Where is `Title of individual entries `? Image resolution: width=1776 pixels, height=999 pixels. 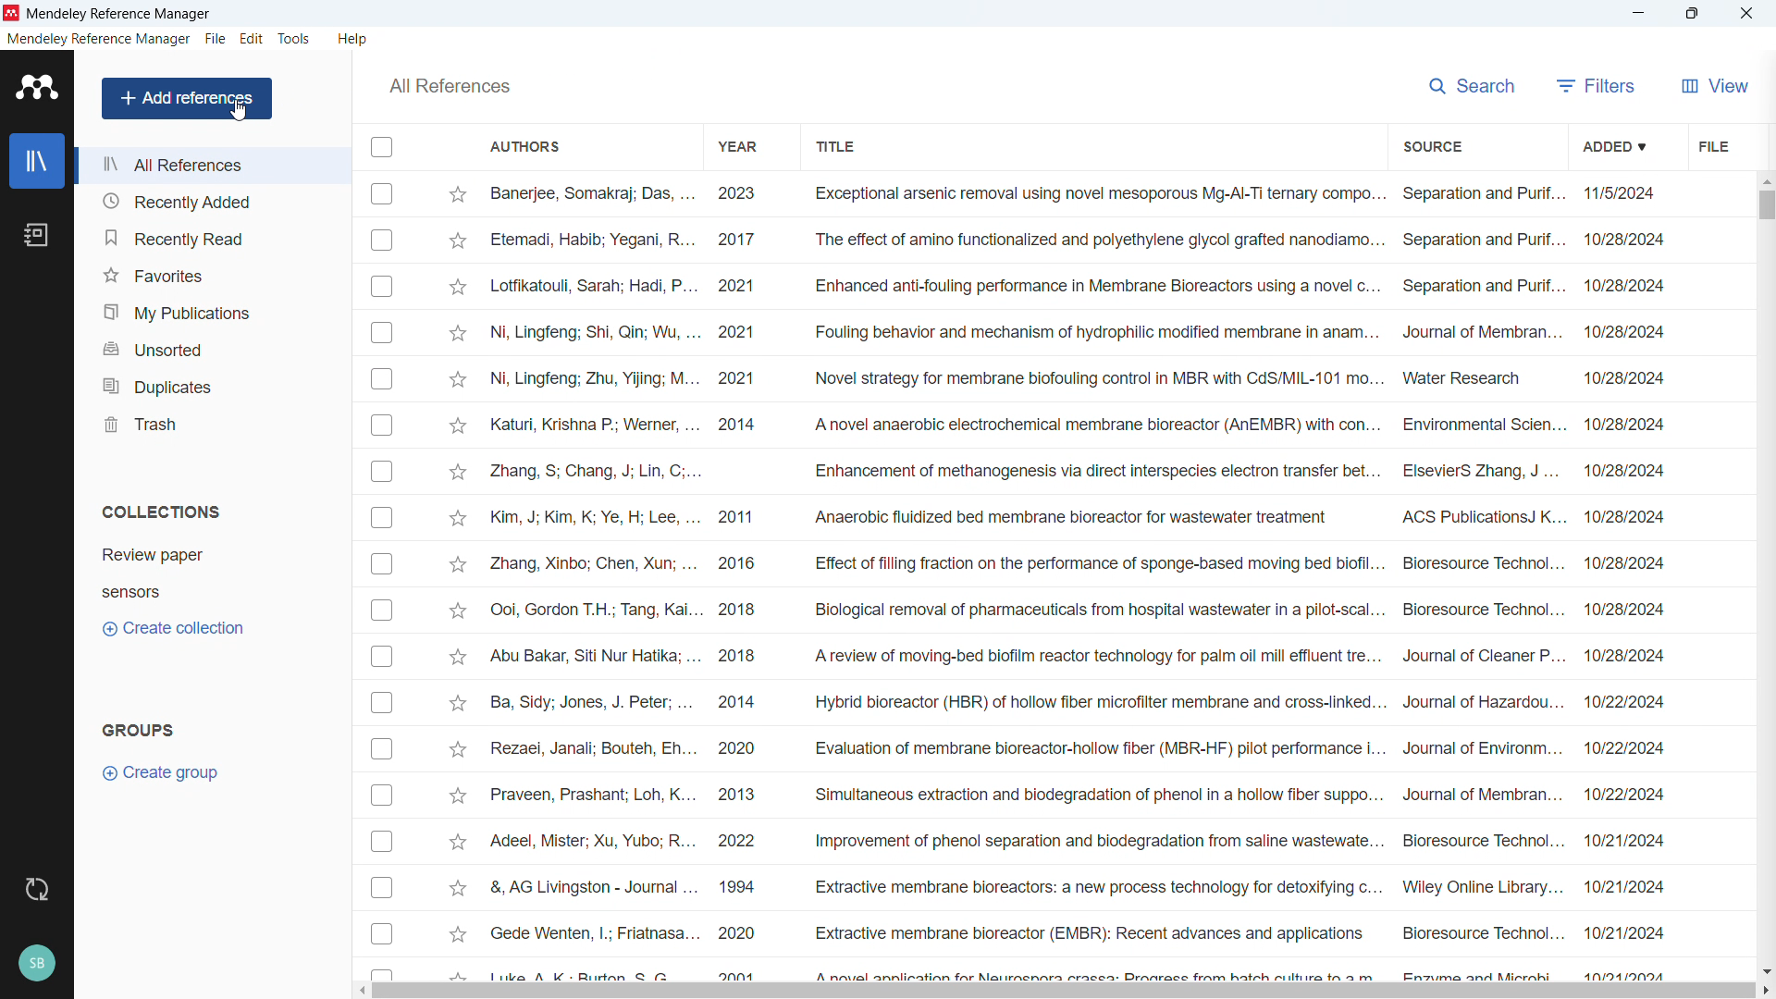
Title of individual entries  is located at coordinates (1093, 579).